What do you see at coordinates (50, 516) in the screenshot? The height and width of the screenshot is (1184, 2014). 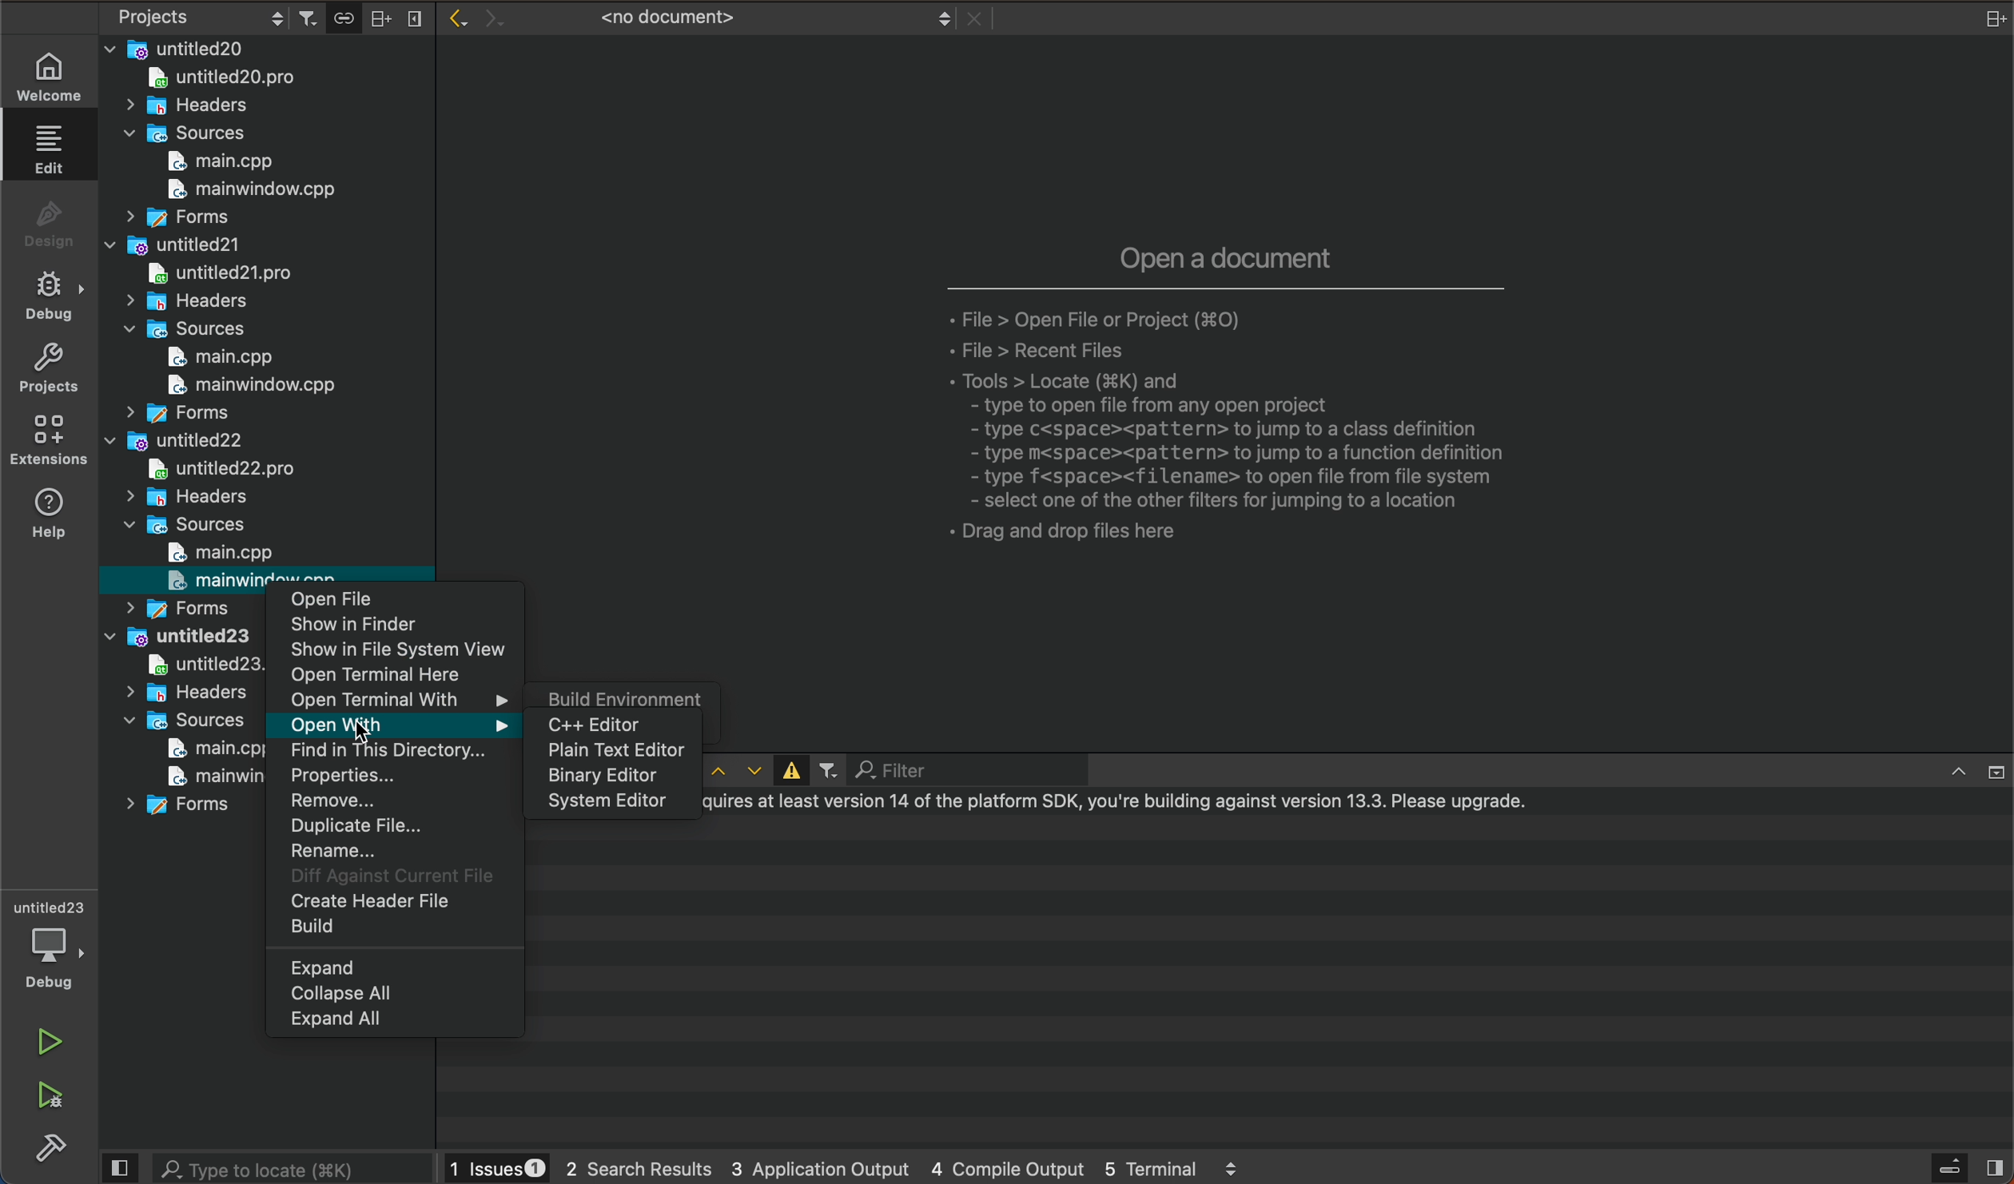 I see `help` at bounding box center [50, 516].